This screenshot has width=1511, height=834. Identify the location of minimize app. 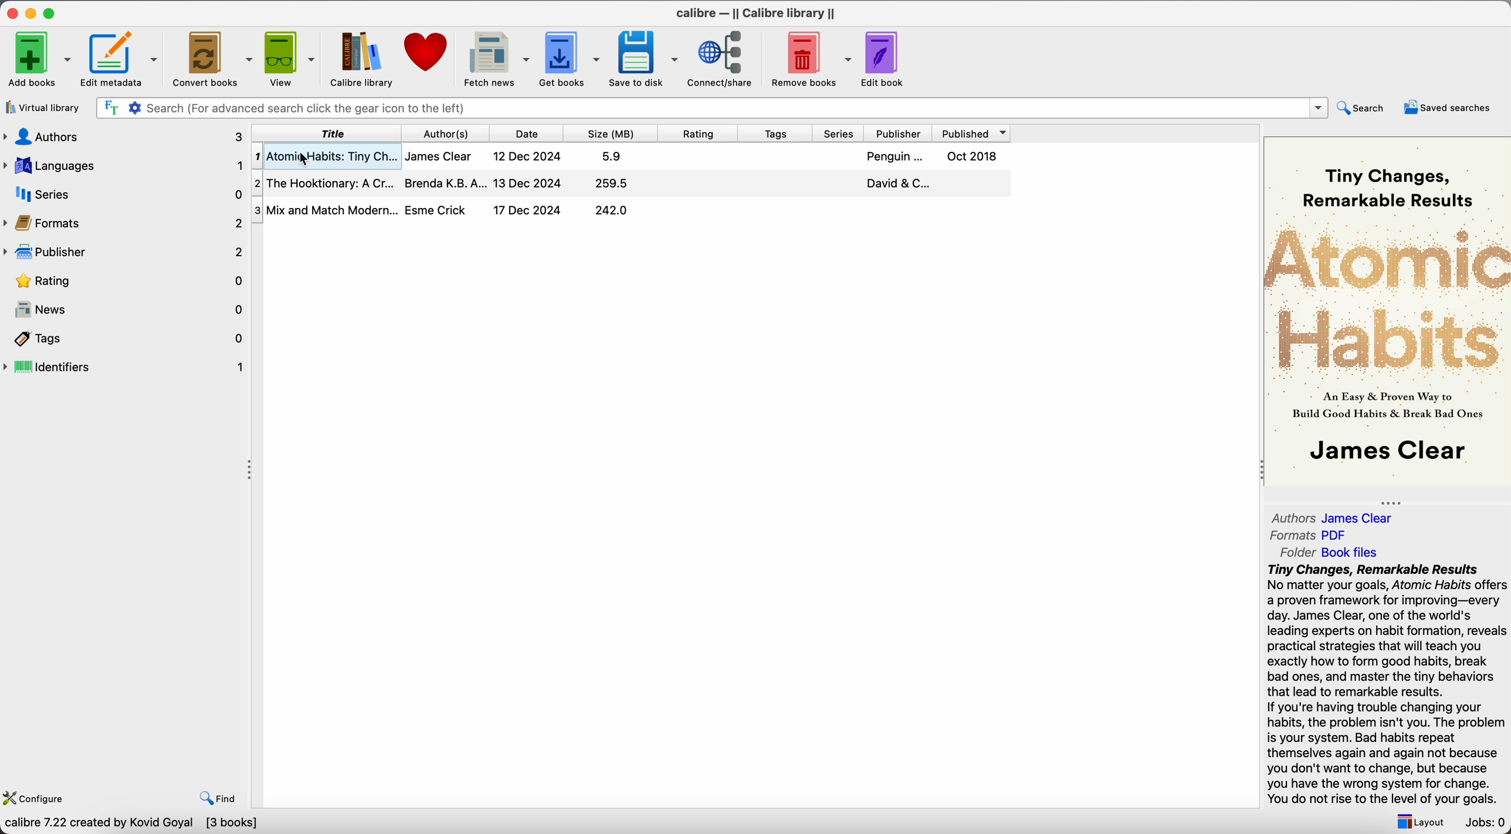
(33, 13).